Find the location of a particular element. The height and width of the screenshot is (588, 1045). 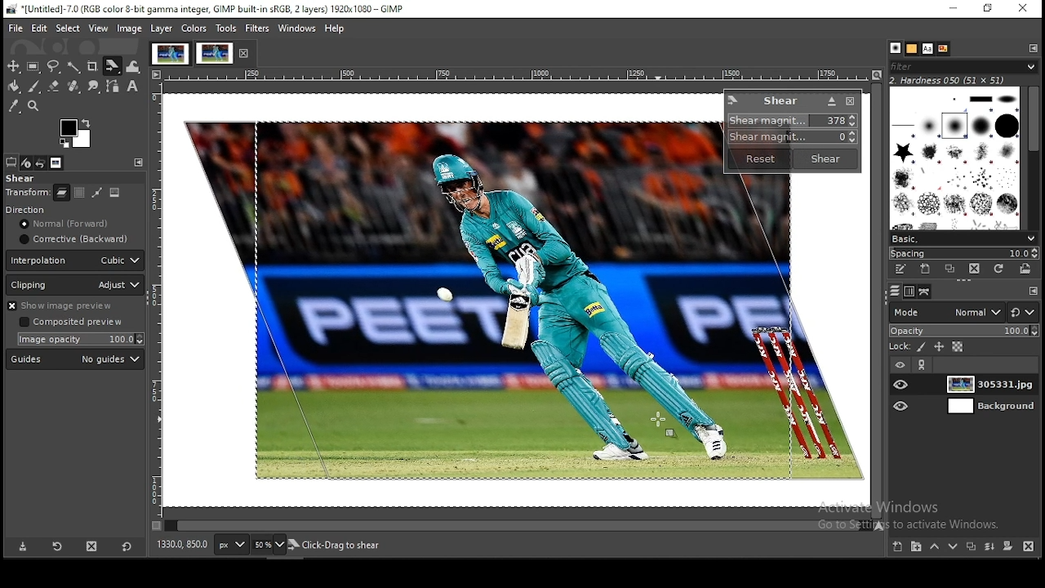

device status is located at coordinates (26, 163).